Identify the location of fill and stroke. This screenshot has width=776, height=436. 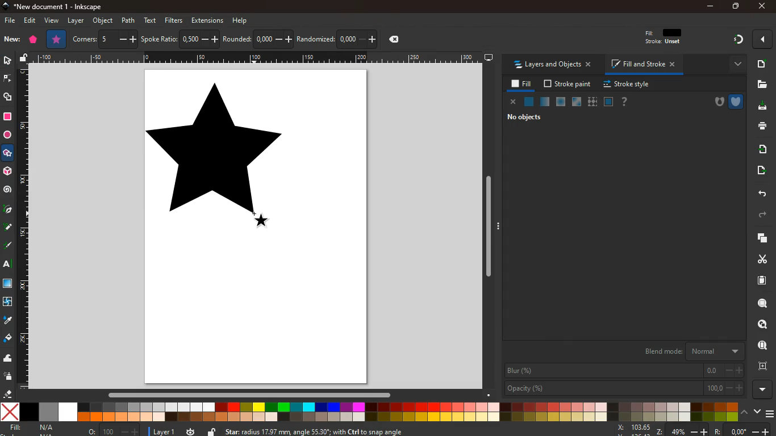
(641, 65).